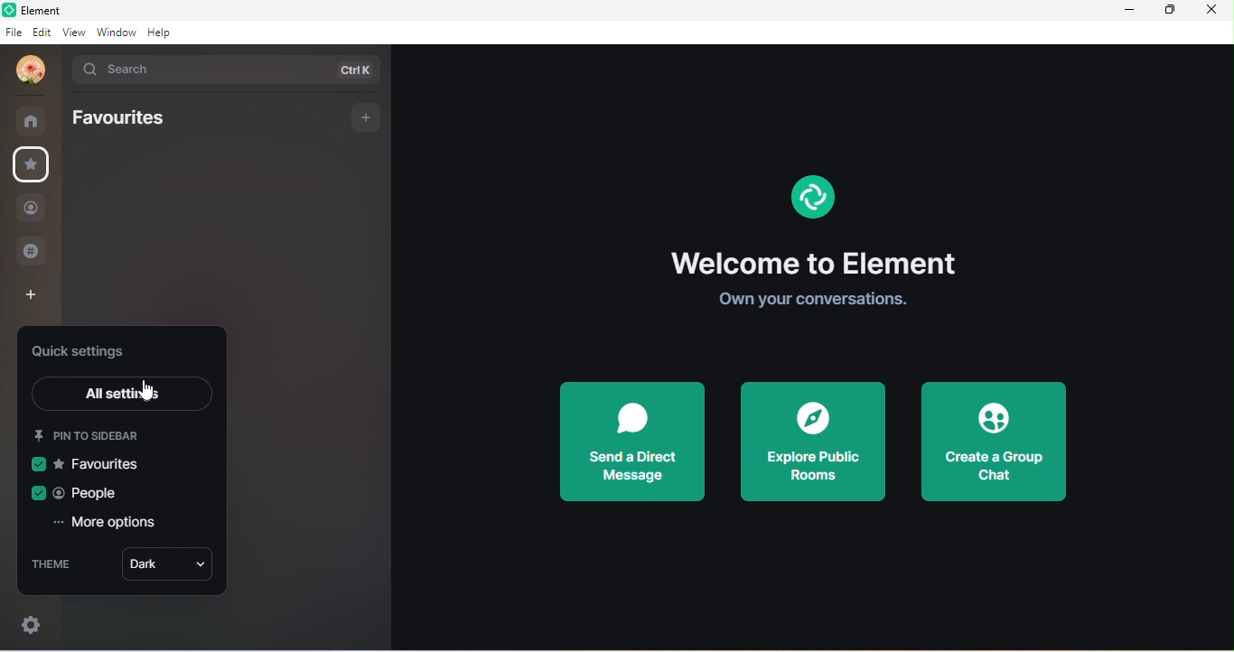  What do you see at coordinates (810, 196) in the screenshot?
I see `element logo` at bounding box center [810, 196].